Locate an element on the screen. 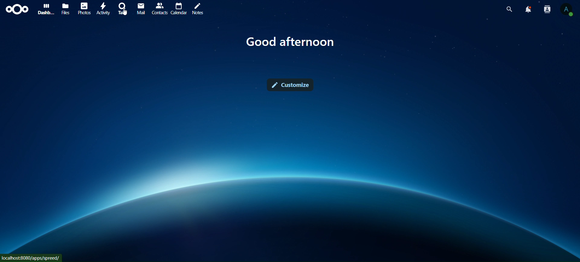 Image resolution: width=580 pixels, height=262 pixels. mail is located at coordinates (141, 9).